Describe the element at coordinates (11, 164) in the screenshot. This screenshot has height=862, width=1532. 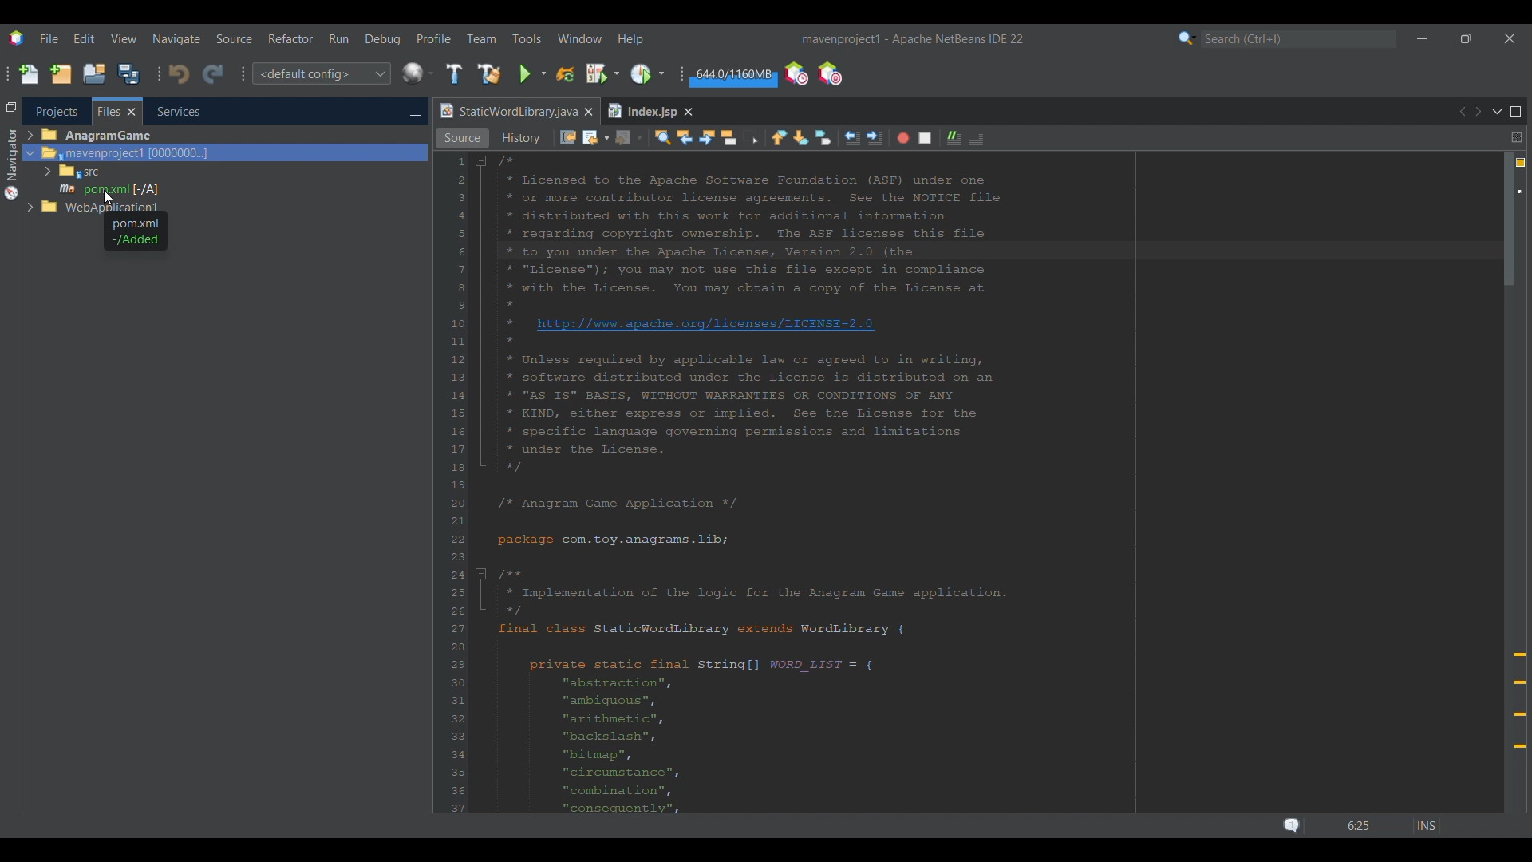
I see `Navigator menu` at that location.